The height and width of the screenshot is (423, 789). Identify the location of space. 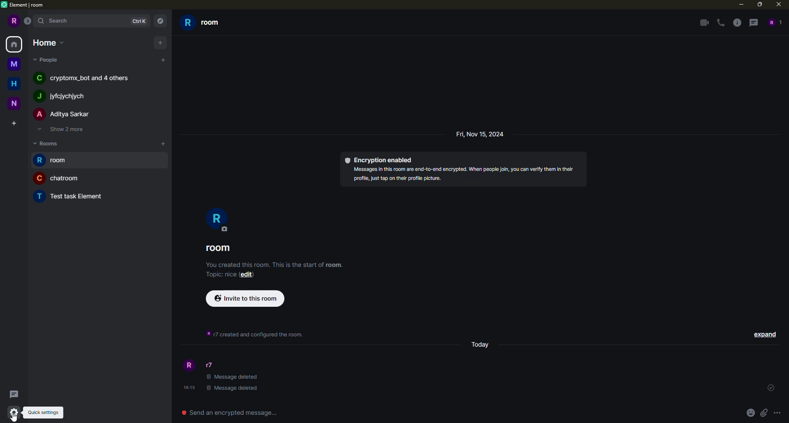
(15, 102).